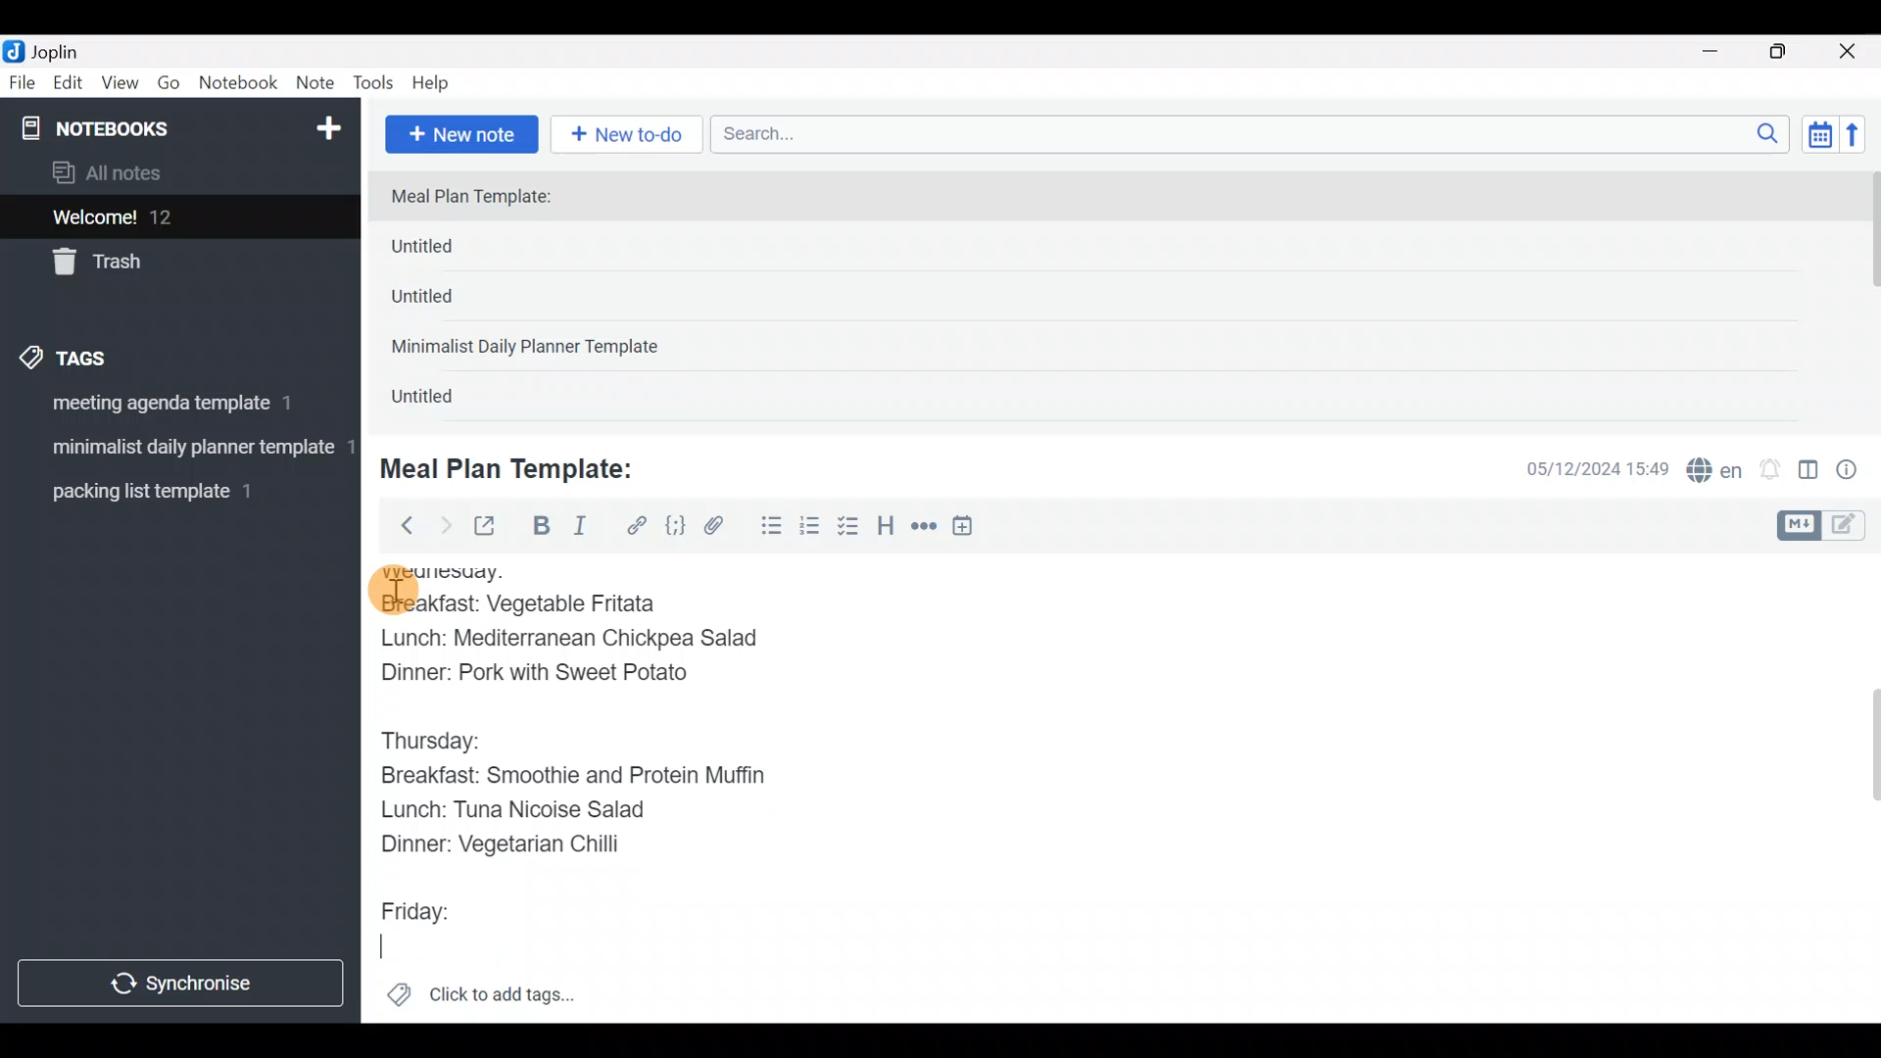 This screenshot has width=1881, height=1058. What do you see at coordinates (68, 49) in the screenshot?
I see `Joplin` at bounding box center [68, 49].